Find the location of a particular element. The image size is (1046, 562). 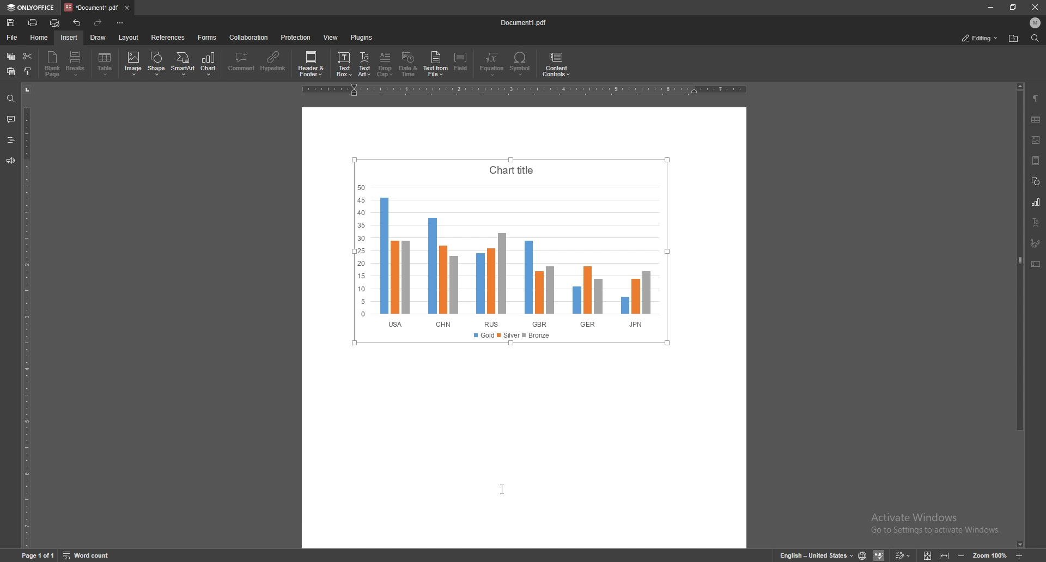

save is located at coordinates (11, 22).